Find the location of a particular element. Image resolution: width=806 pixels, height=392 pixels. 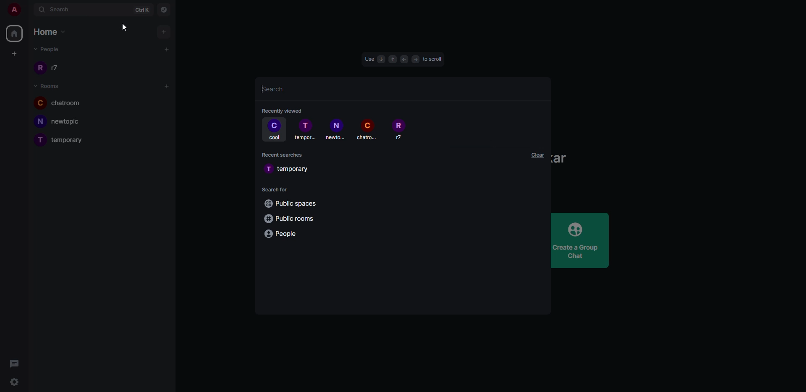

scroll is located at coordinates (434, 58).